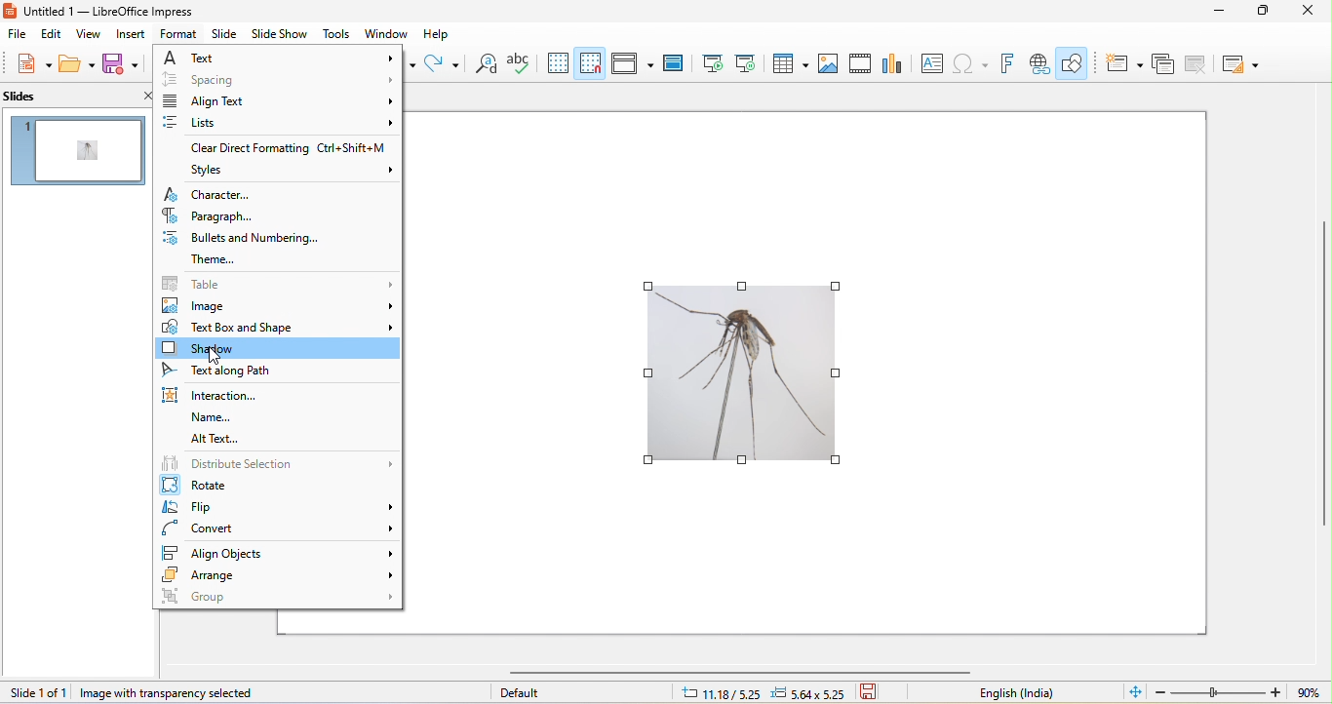 Image resolution: width=1332 pixels, height=704 pixels. What do you see at coordinates (1197, 64) in the screenshot?
I see `delete slide` at bounding box center [1197, 64].